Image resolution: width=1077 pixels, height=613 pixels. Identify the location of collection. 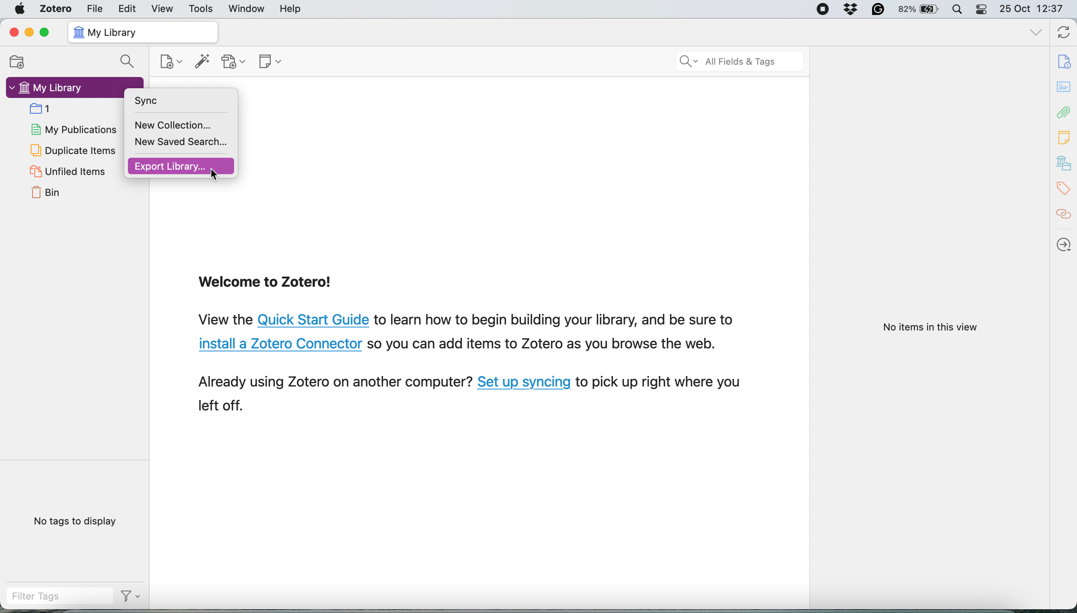
(40, 109).